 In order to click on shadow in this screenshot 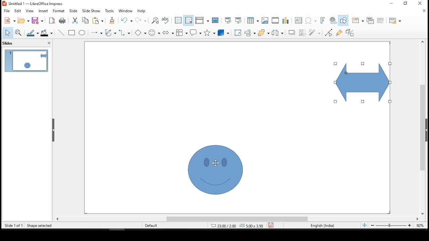, I will do `click(291, 33)`.